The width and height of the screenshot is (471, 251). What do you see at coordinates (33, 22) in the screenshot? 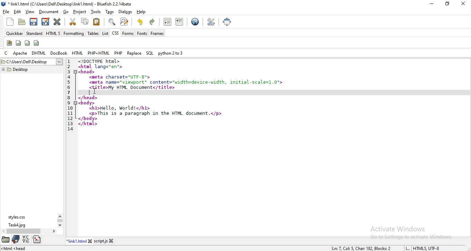
I see `save current file` at bounding box center [33, 22].